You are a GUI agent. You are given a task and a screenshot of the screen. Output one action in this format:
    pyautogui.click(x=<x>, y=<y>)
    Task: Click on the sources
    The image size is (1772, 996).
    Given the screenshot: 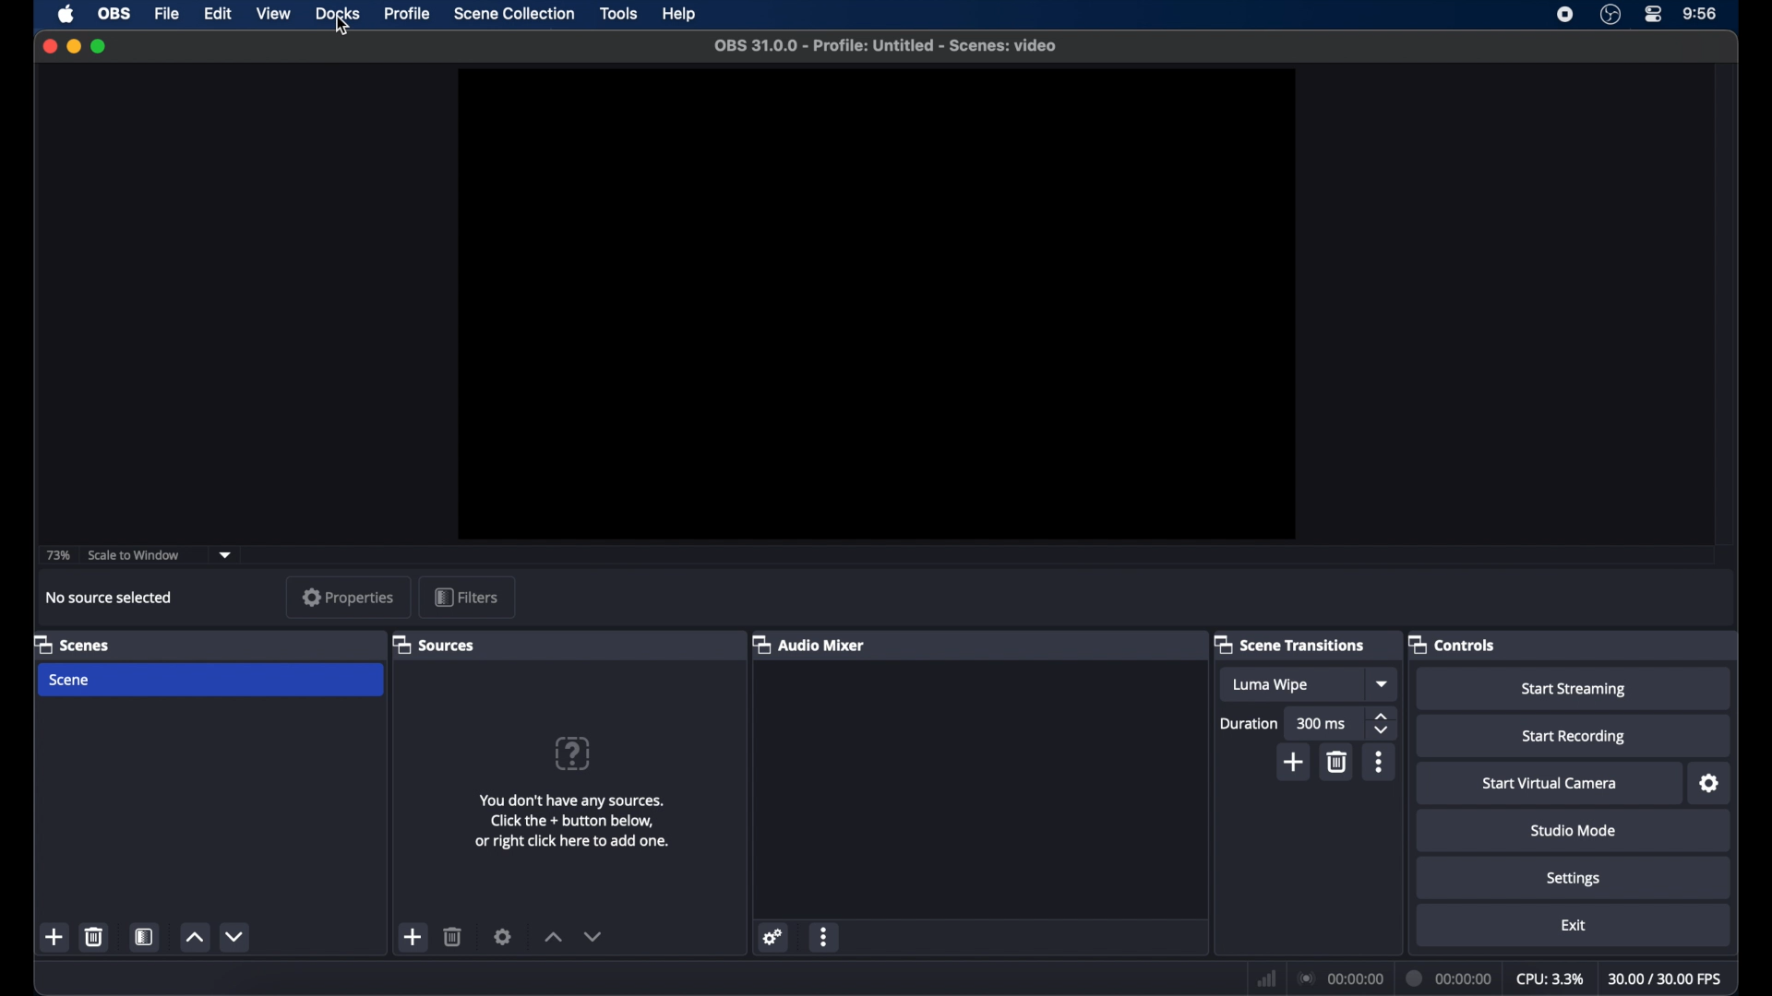 What is the action you would take?
    pyautogui.click(x=437, y=646)
    